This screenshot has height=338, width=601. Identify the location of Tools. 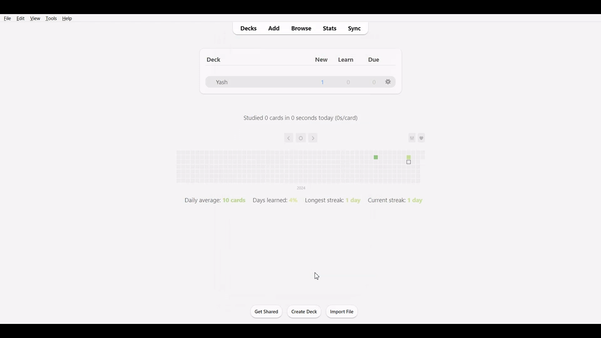
(51, 18).